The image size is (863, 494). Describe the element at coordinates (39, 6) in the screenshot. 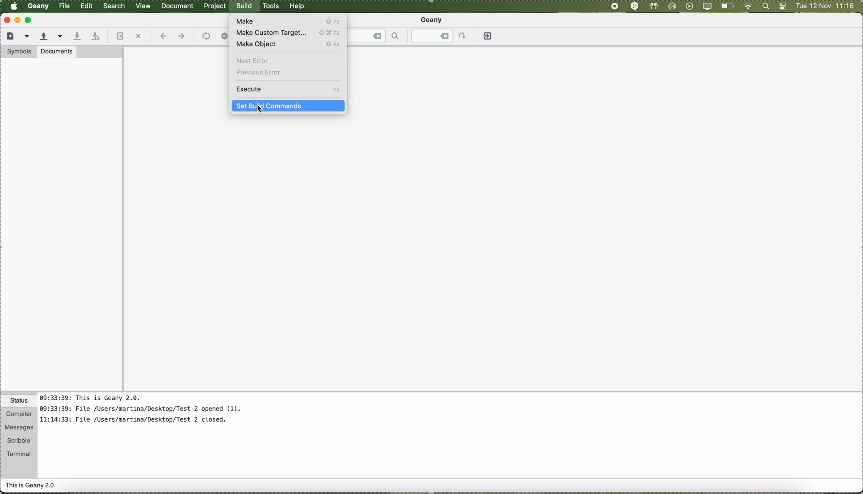

I see `Geany` at that location.